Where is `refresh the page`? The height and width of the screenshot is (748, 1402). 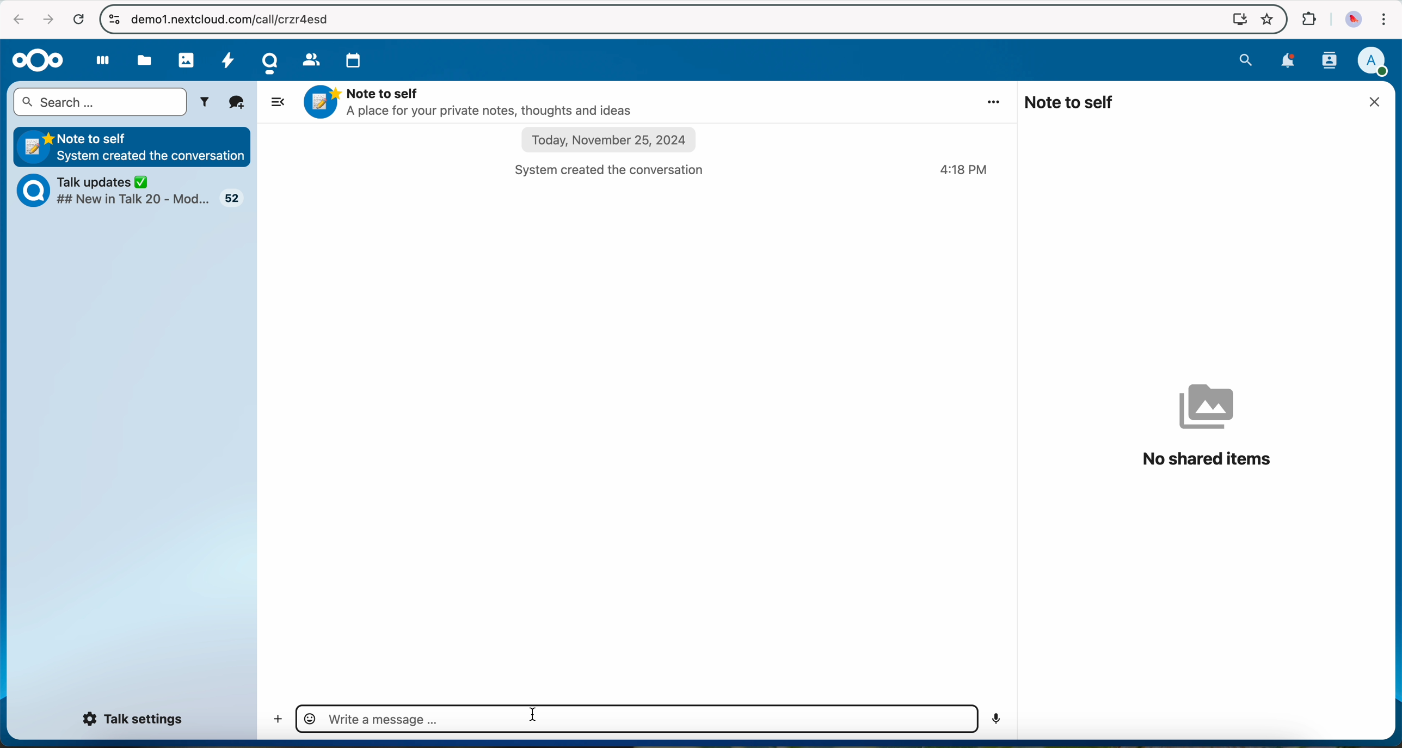 refresh the page is located at coordinates (78, 19).